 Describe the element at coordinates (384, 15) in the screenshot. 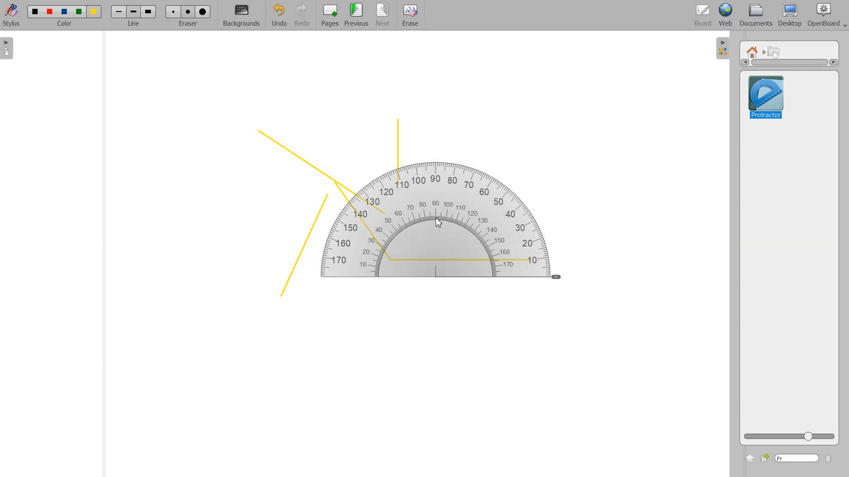

I see `Next` at that location.